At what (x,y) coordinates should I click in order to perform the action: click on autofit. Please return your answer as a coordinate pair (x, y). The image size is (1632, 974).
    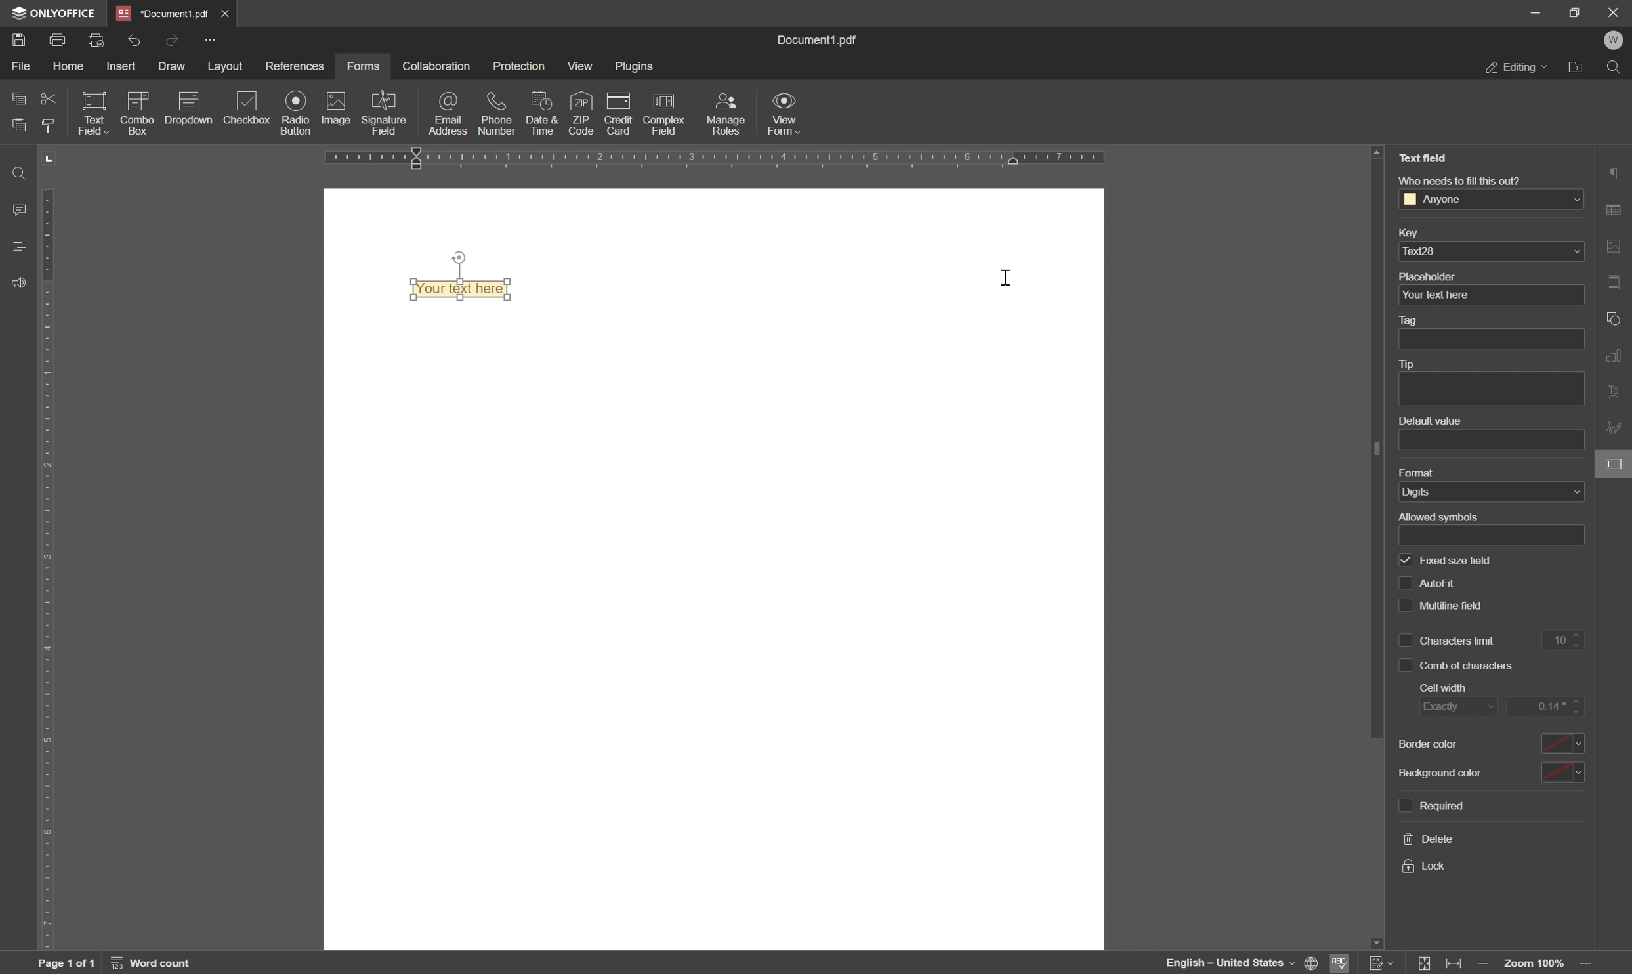
    Looking at the image, I should click on (1427, 584).